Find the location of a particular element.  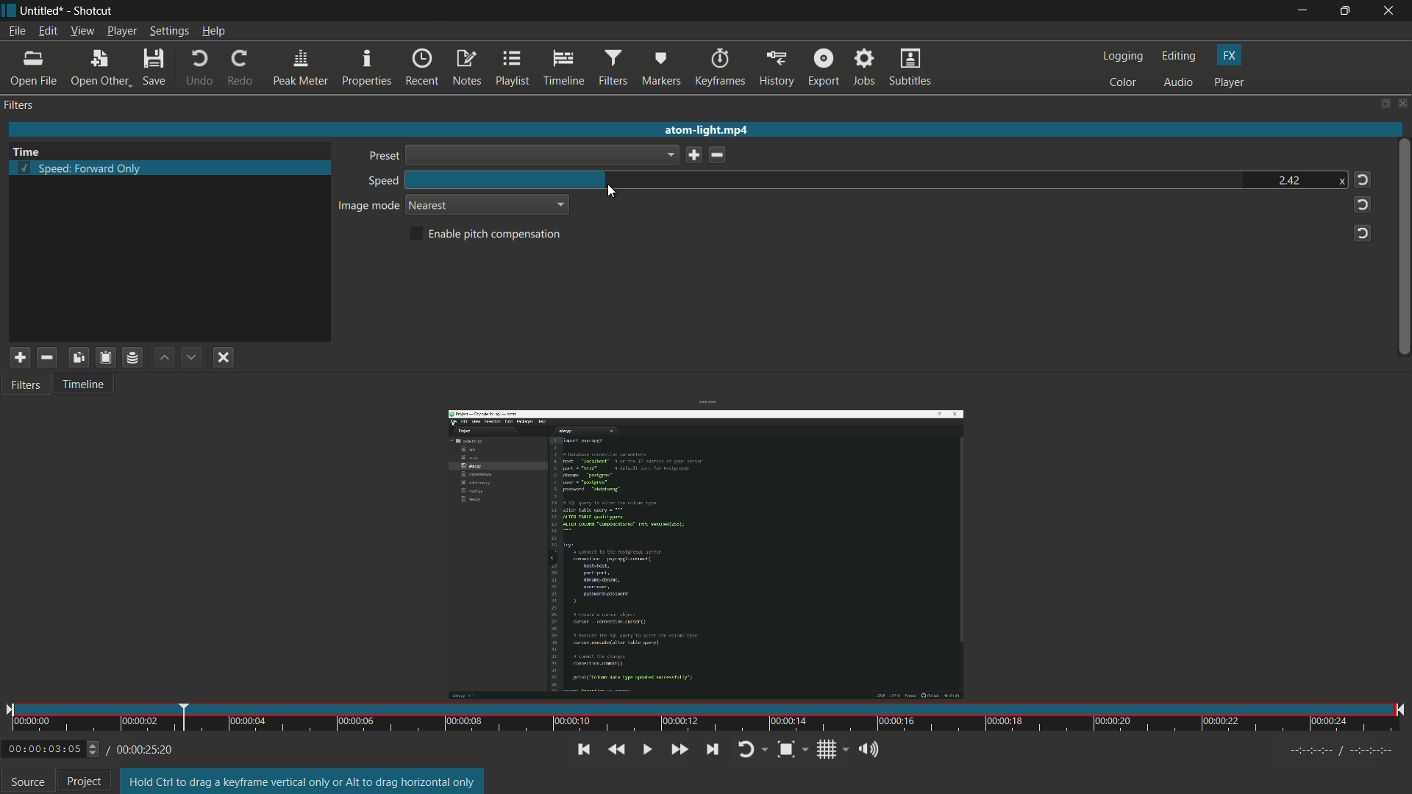

delete is located at coordinates (720, 155).